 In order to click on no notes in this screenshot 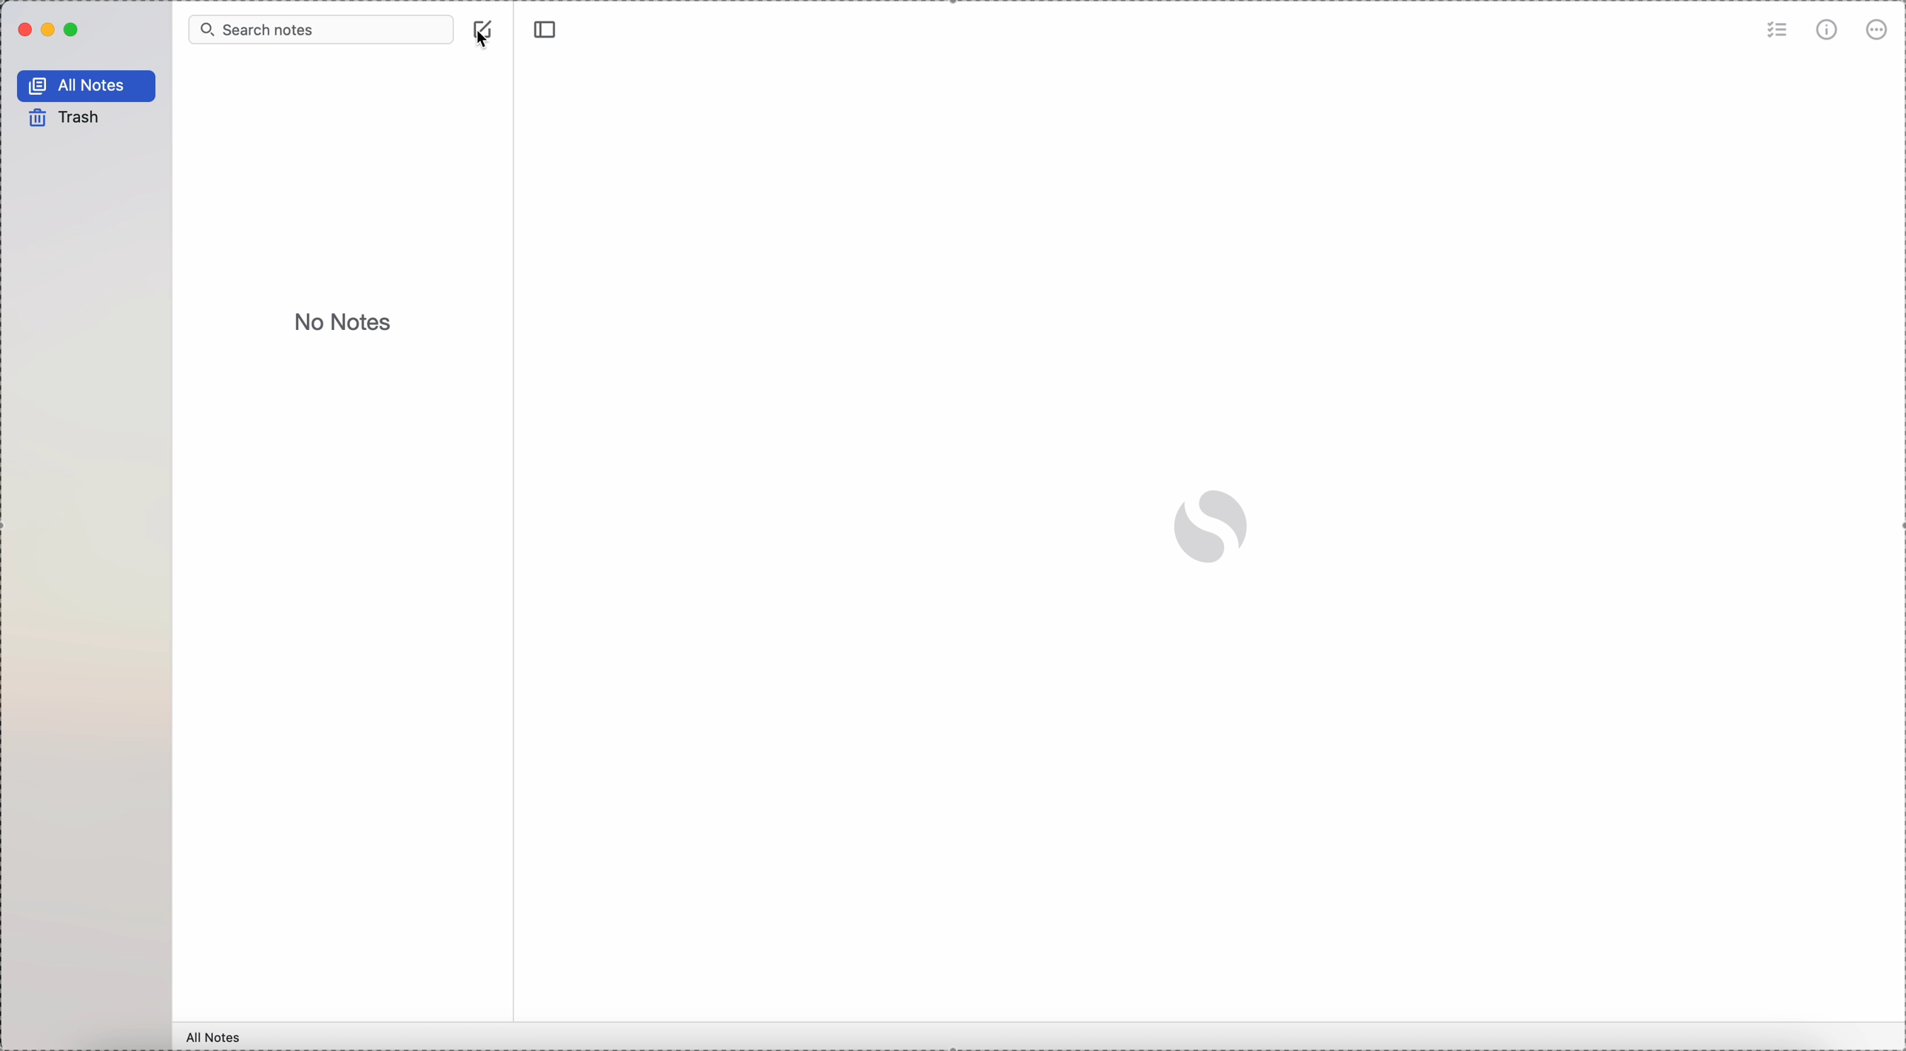, I will do `click(346, 322)`.